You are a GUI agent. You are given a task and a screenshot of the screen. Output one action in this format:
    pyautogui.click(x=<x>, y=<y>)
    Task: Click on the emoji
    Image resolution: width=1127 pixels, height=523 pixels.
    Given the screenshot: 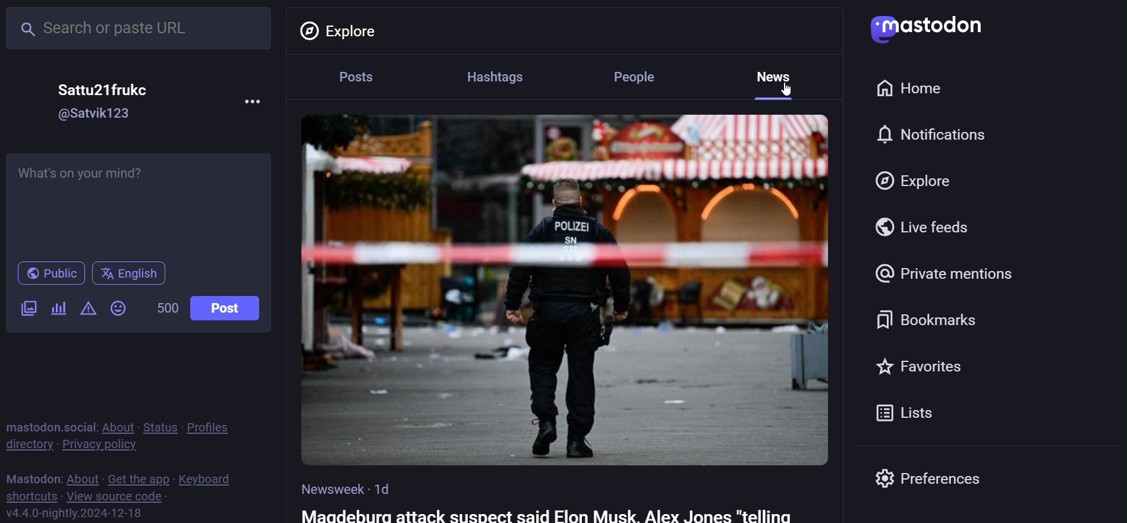 What is the action you would take?
    pyautogui.click(x=121, y=308)
    